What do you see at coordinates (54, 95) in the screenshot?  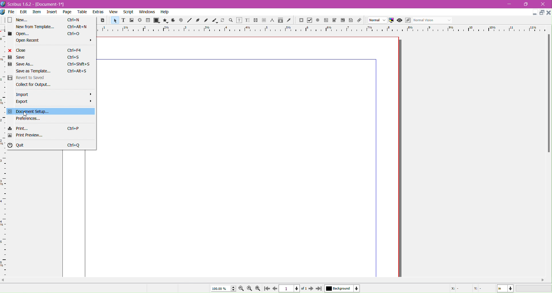 I see `import` at bounding box center [54, 95].